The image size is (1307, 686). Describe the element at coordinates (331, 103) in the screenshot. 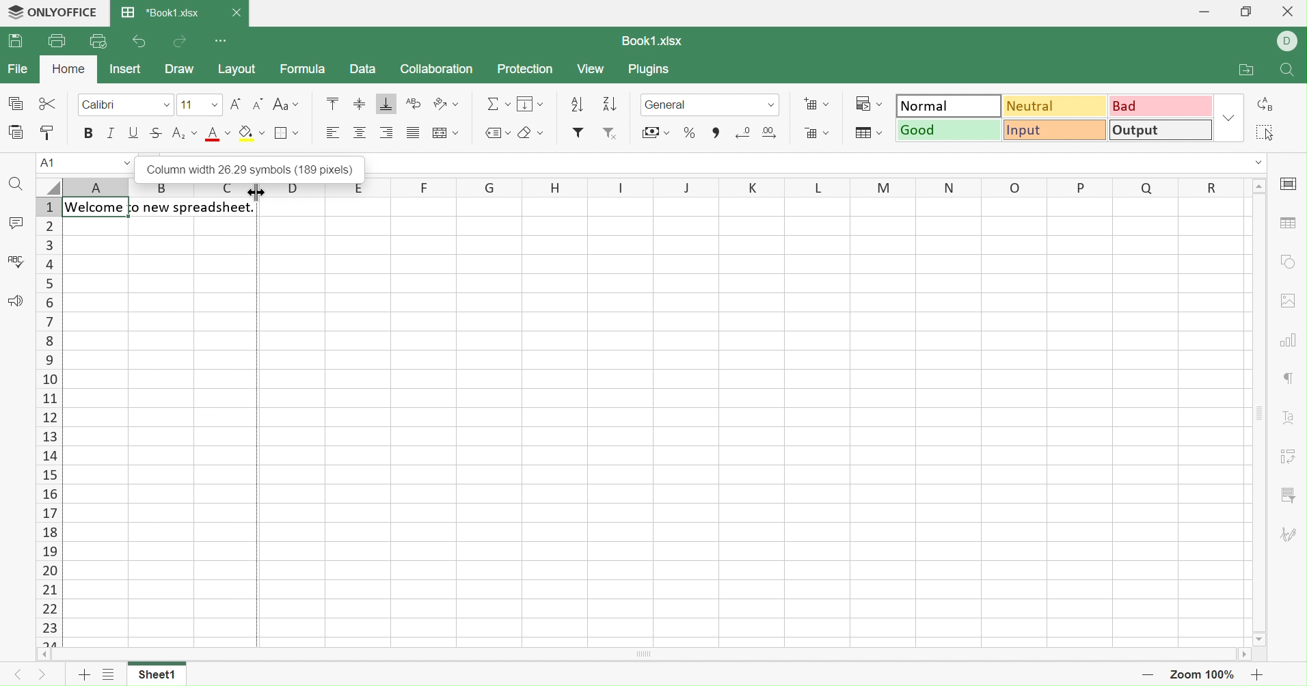

I see `Align Top` at that location.